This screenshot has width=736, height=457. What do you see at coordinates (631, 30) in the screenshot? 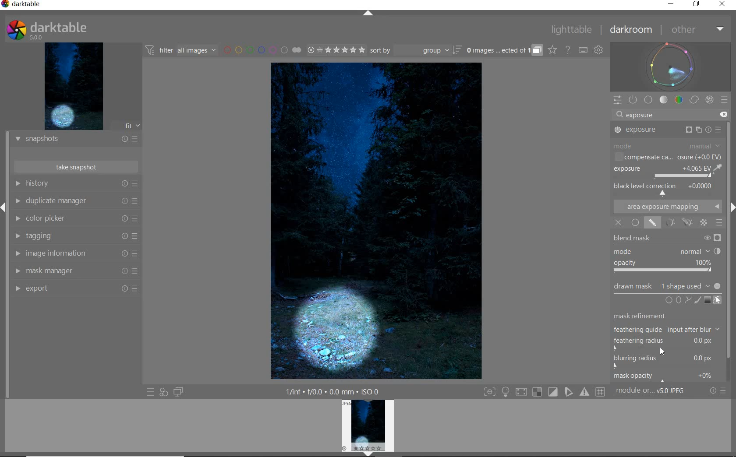
I see `DARKROOM` at bounding box center [631, 30].